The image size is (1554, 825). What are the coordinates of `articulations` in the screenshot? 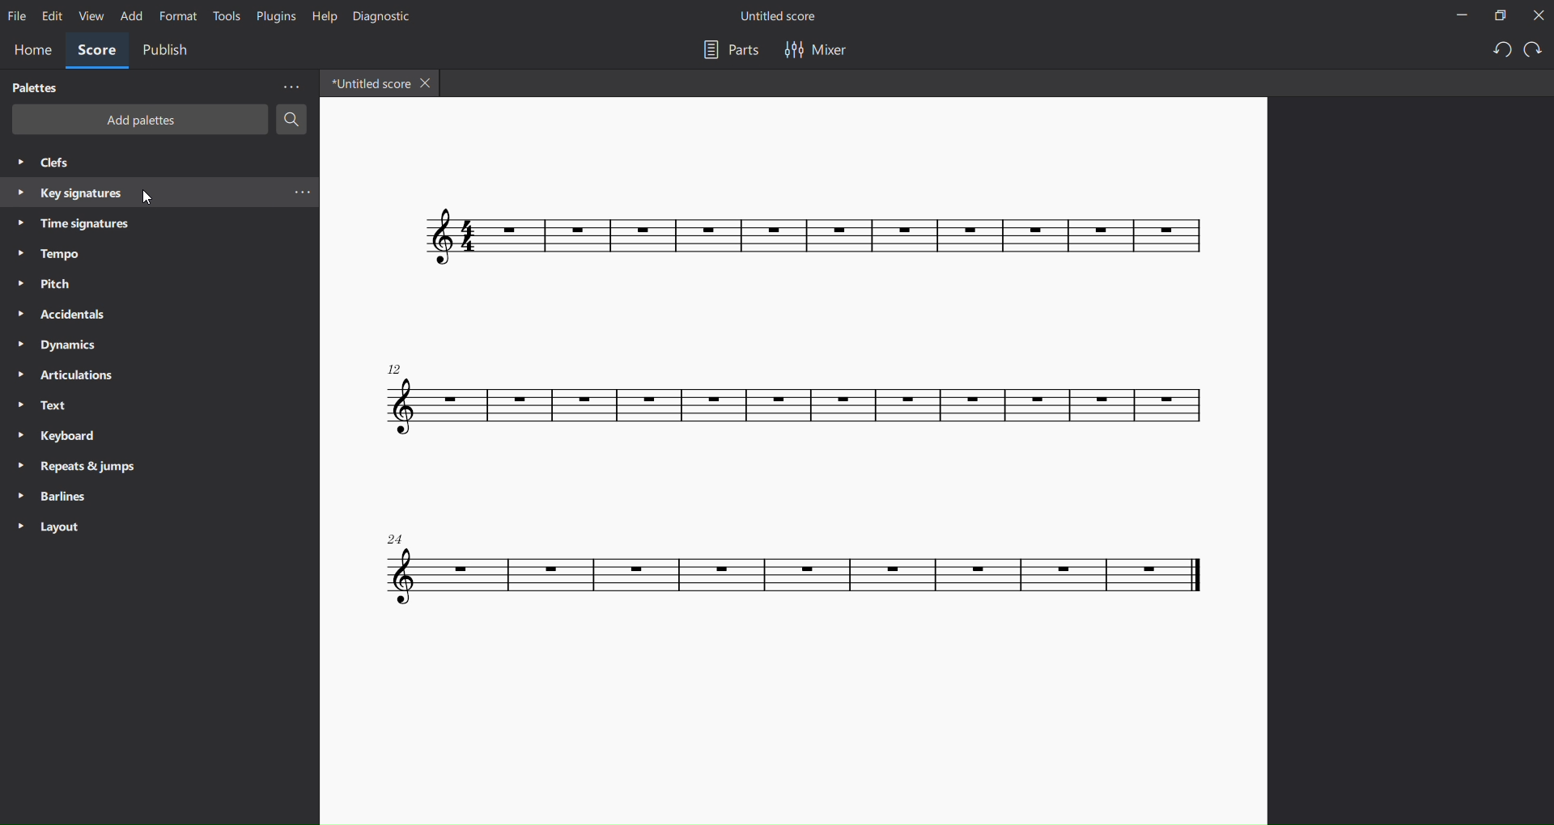 It's located at (66, 376).